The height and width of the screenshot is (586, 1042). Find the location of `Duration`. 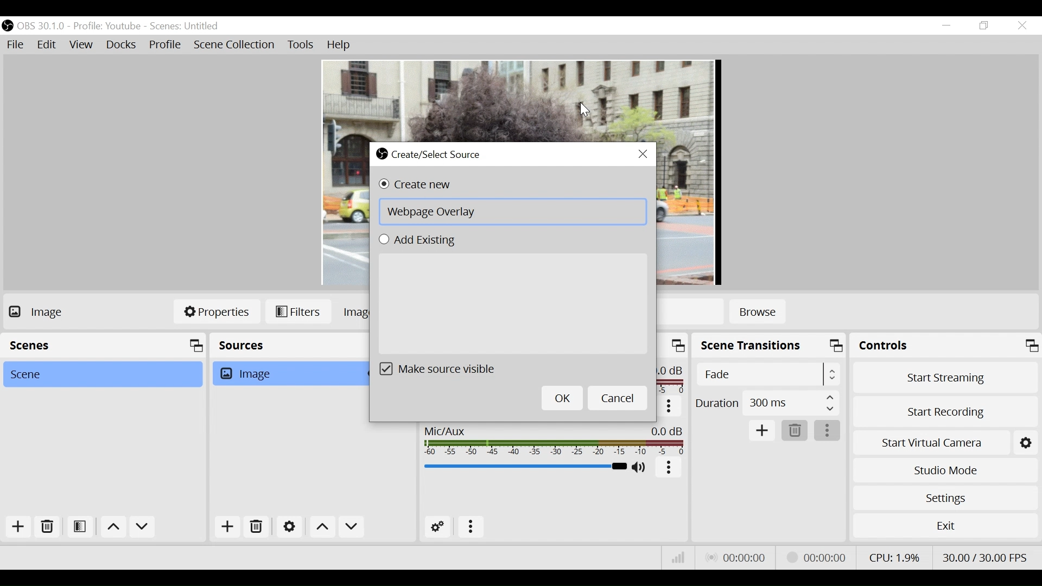

Duration is located at coordinates (767, 404).